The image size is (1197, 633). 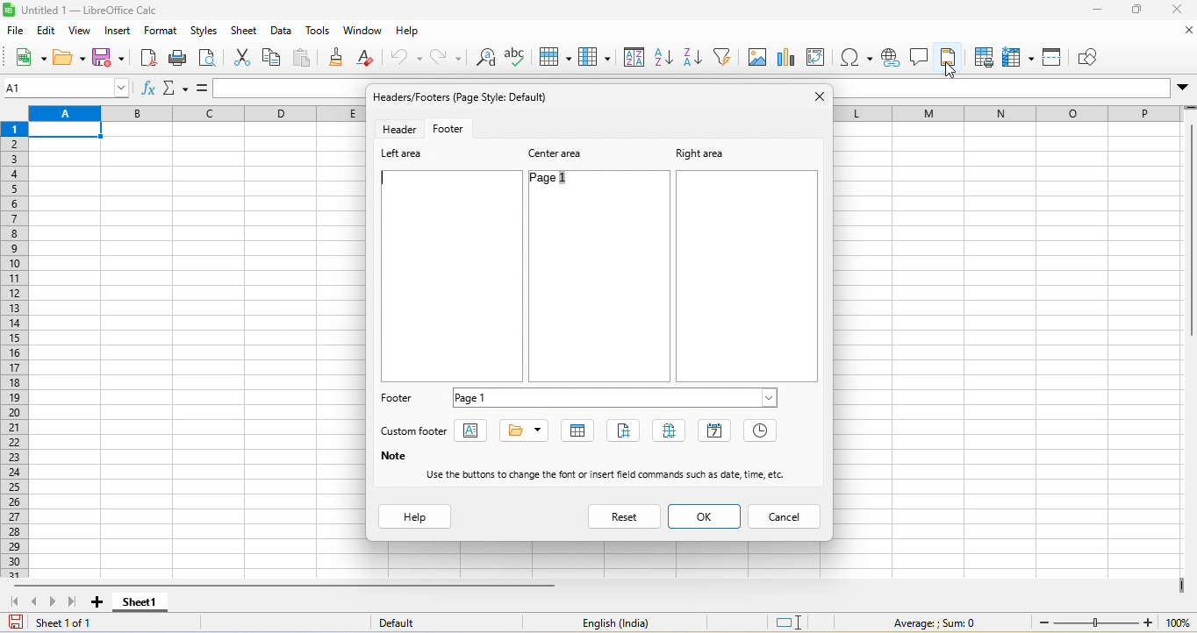 What do you see at coordinates (1189, 232) in the screenshot?
I see `vertical scroll bar` at bounding box center [1189, 232].